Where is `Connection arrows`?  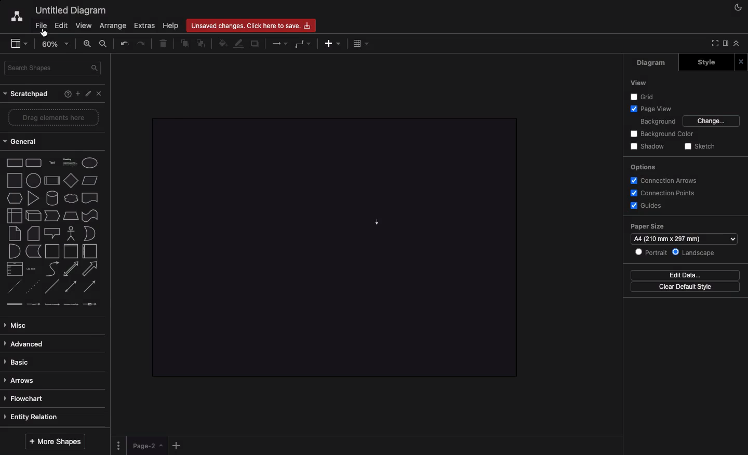 Connection arrows is located at coordinates (666, 180).